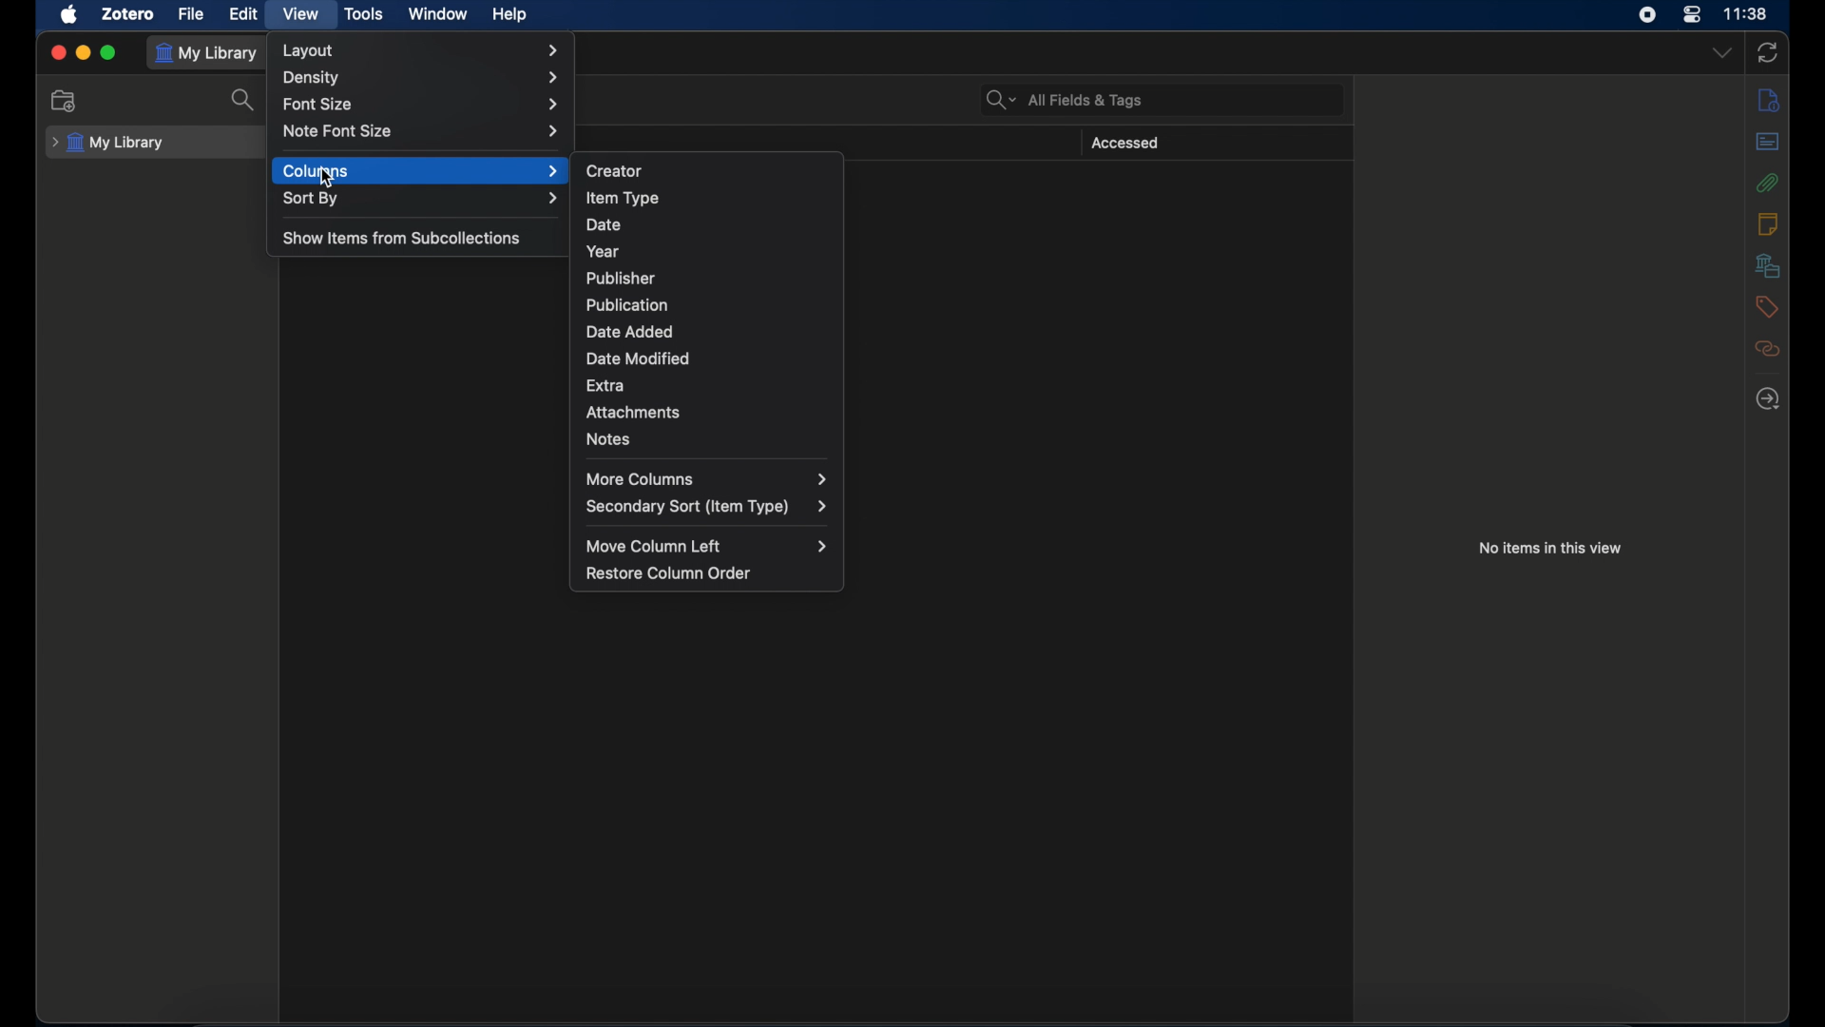  What do you see at coordinates (1767, 100) in the screenshot?
I see `info` at bounding box center [1767, 100].